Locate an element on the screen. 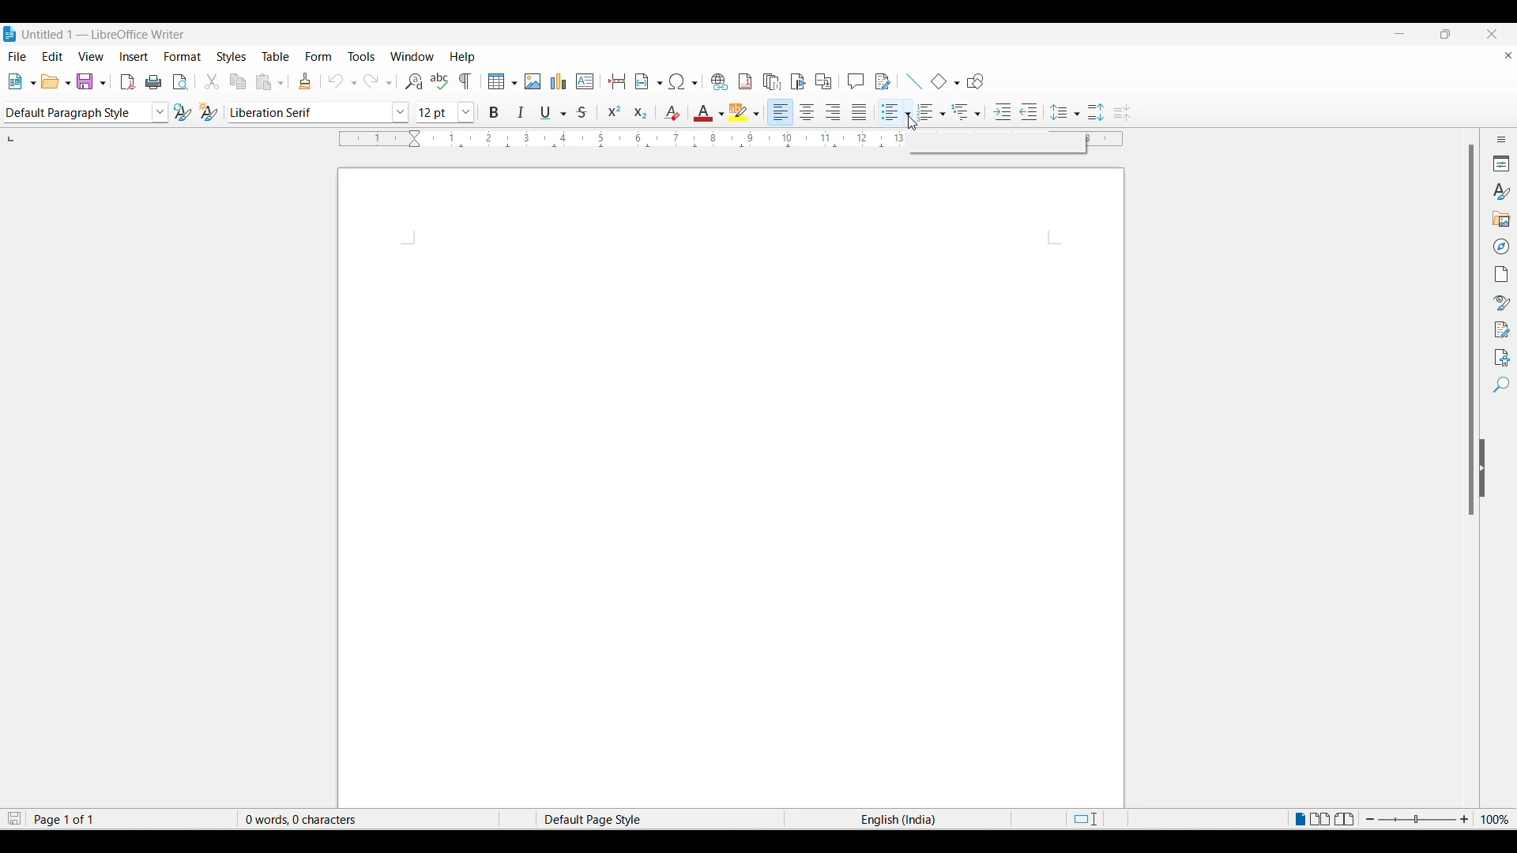 The width and height of the screenshot is (1517, 853). Sidebar settings is located at coordinates (1499, 137).